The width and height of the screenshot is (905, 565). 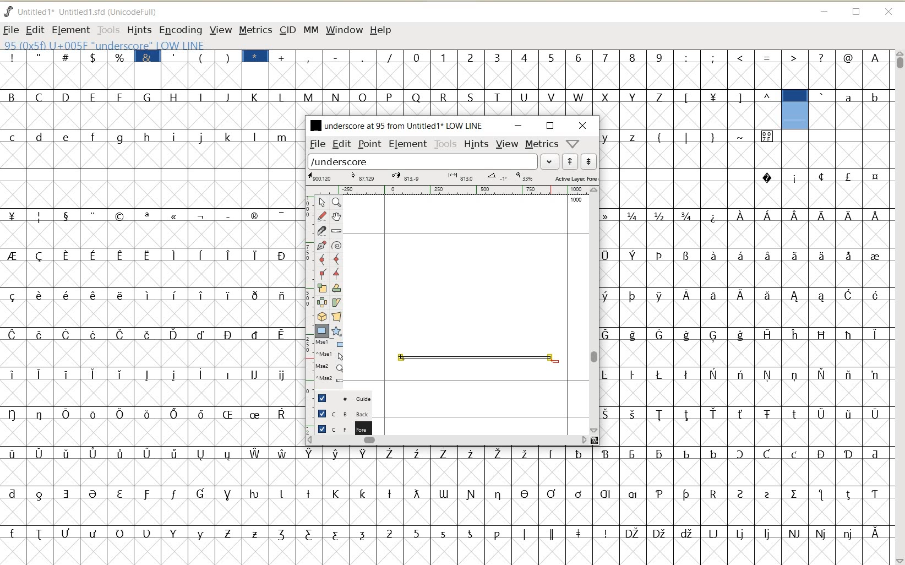 I want to click on GLYPHY INFO, so click(x=172, y=44).